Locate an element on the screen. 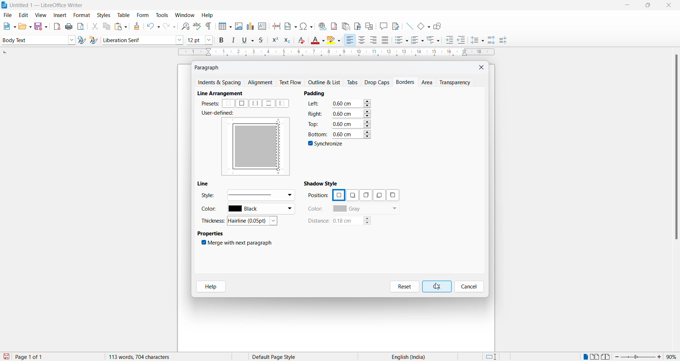 Image resolution: width=680 pixels, height=361 pixels. border is located at coordinates (258, 170).